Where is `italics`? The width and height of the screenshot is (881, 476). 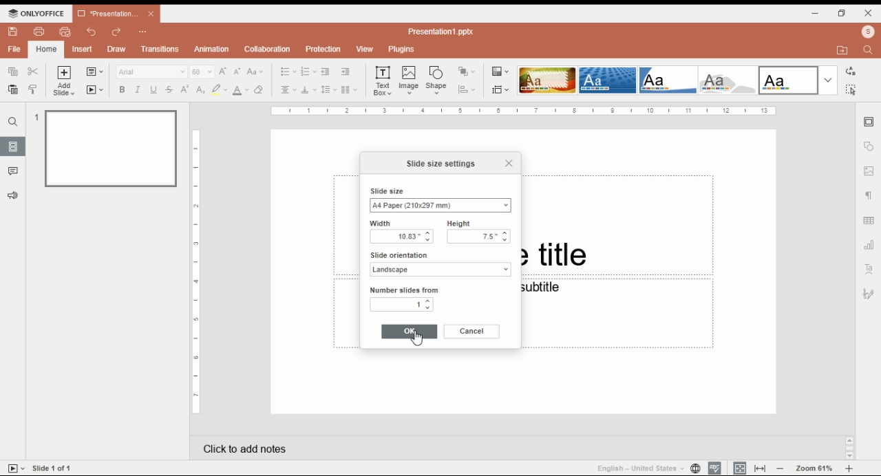 italics is located at coordinates (136, 89).